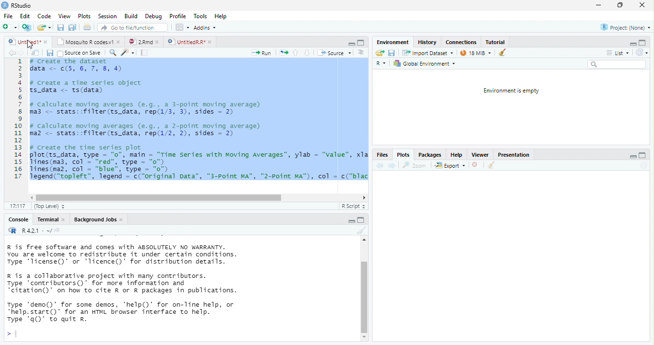 This screenshot has height=345, width=654. I want to click on Connections, so click(461, 42).